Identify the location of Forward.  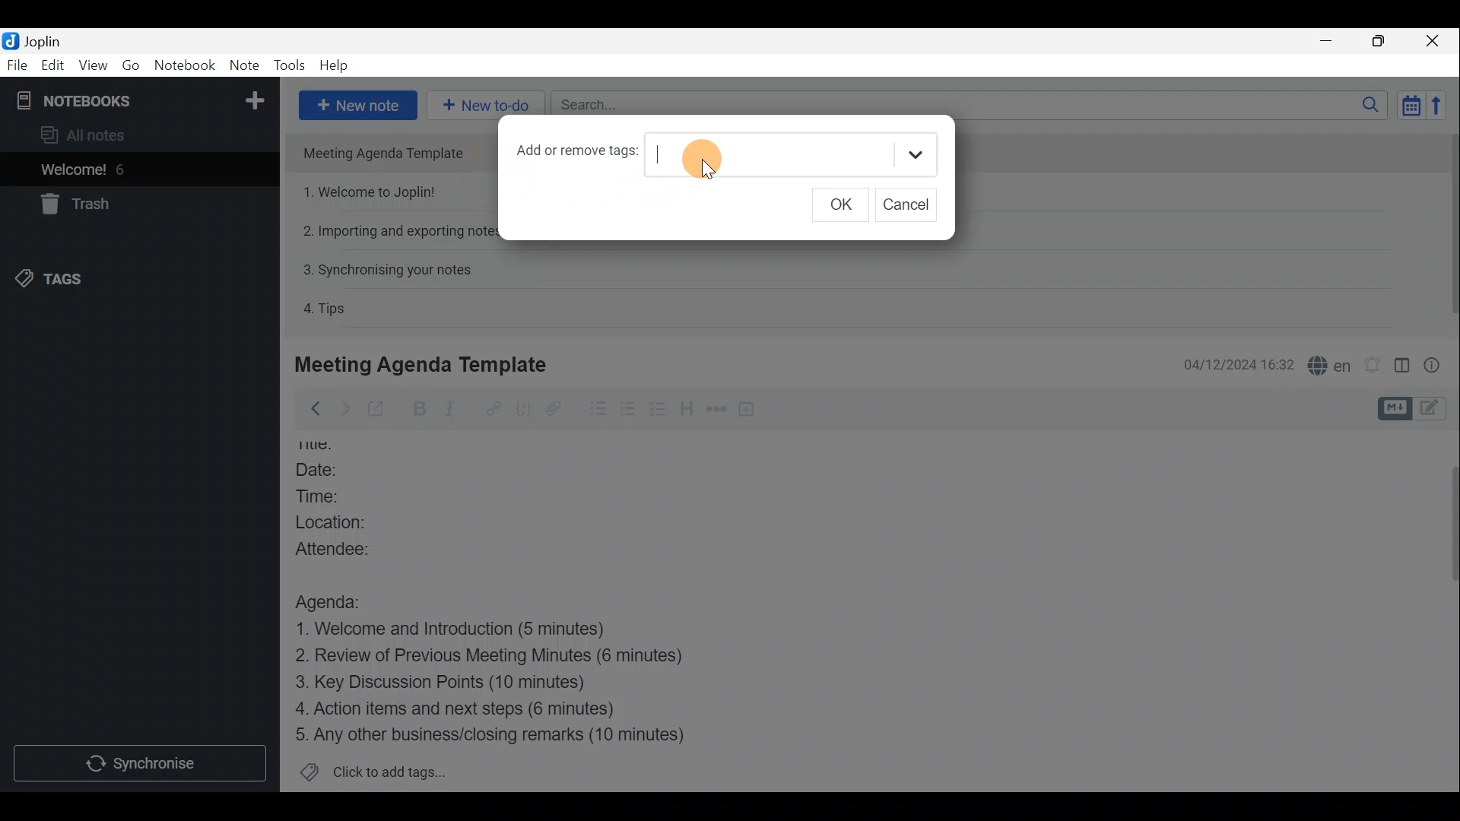
(343, 408).